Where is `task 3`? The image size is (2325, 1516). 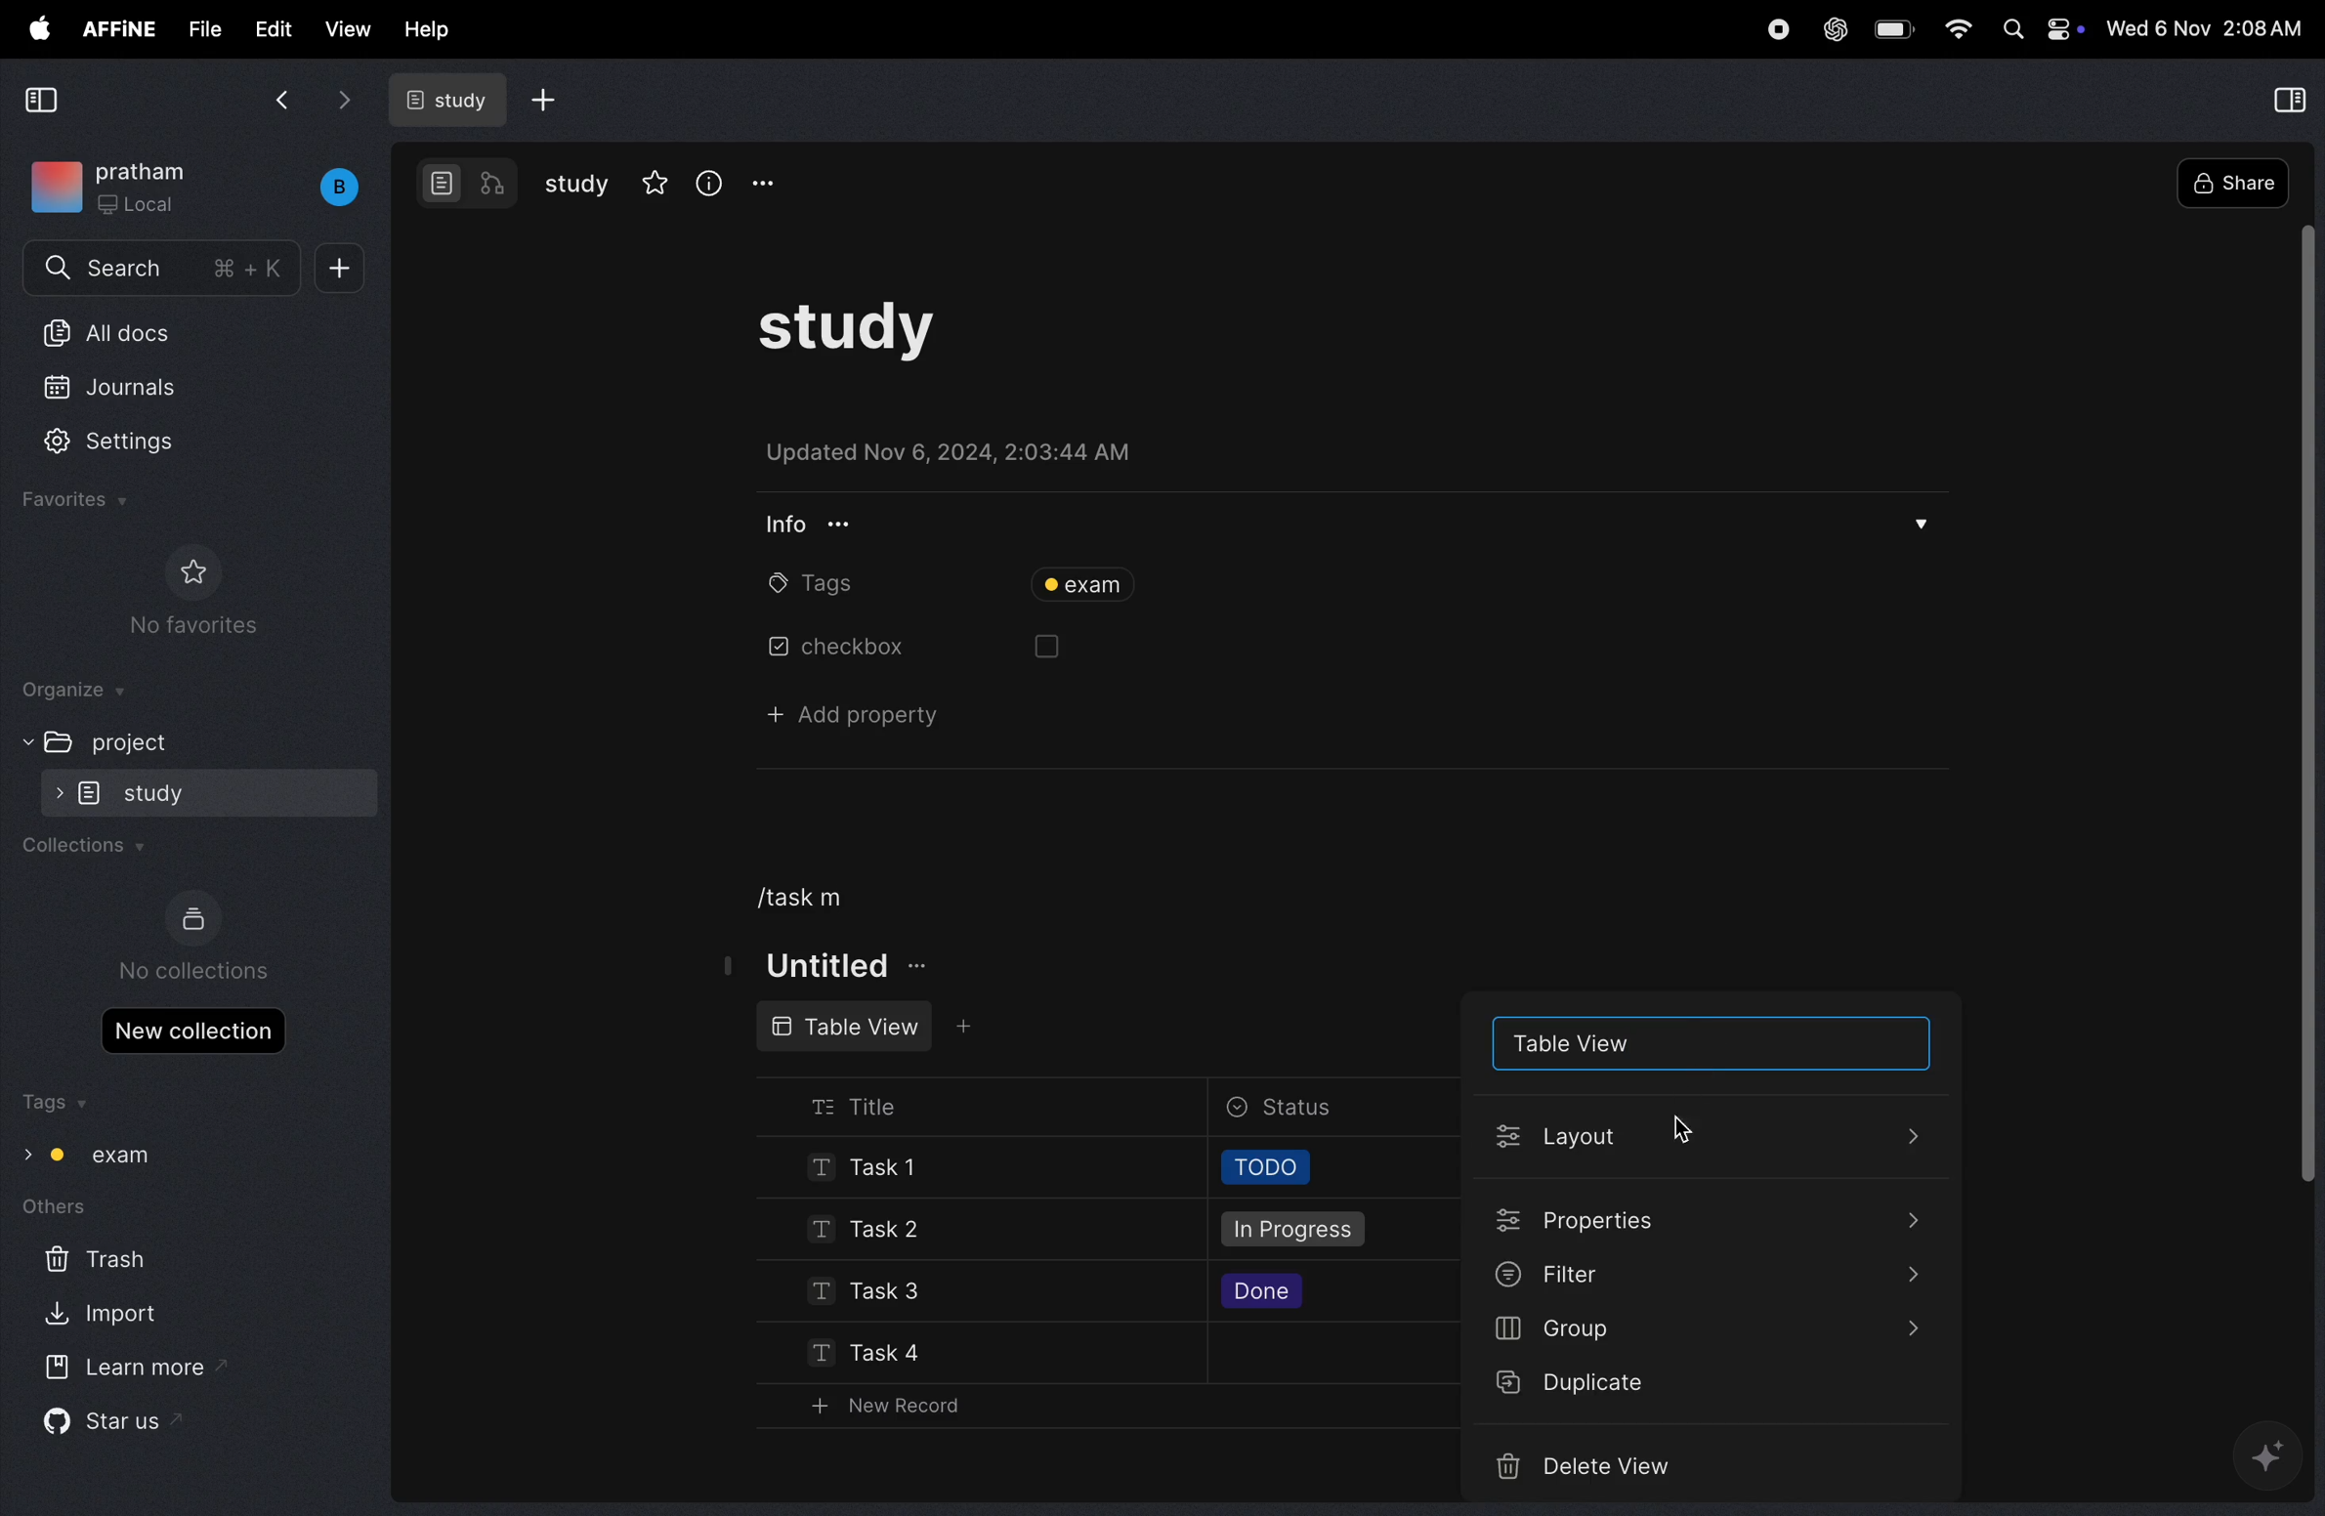 task 3 is located at coordinates (858, 1295).